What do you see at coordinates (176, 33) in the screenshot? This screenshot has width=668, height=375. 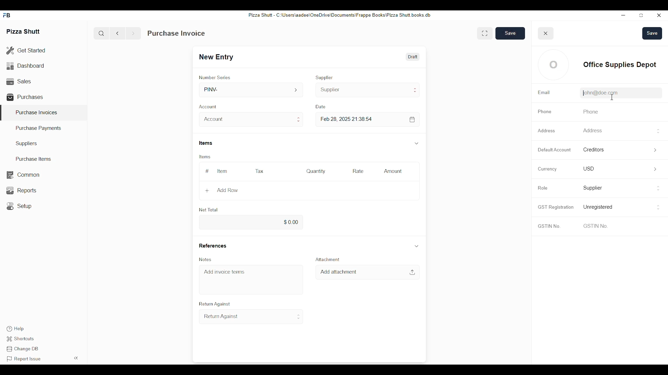 I see `Purchase Invoice` at bounding box center [176, 33].